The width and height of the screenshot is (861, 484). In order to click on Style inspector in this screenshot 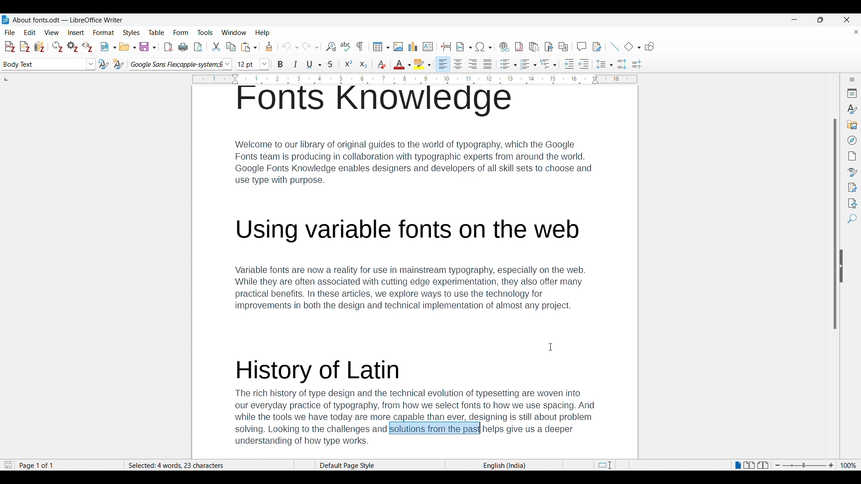, I will do `click(852, 173)`.